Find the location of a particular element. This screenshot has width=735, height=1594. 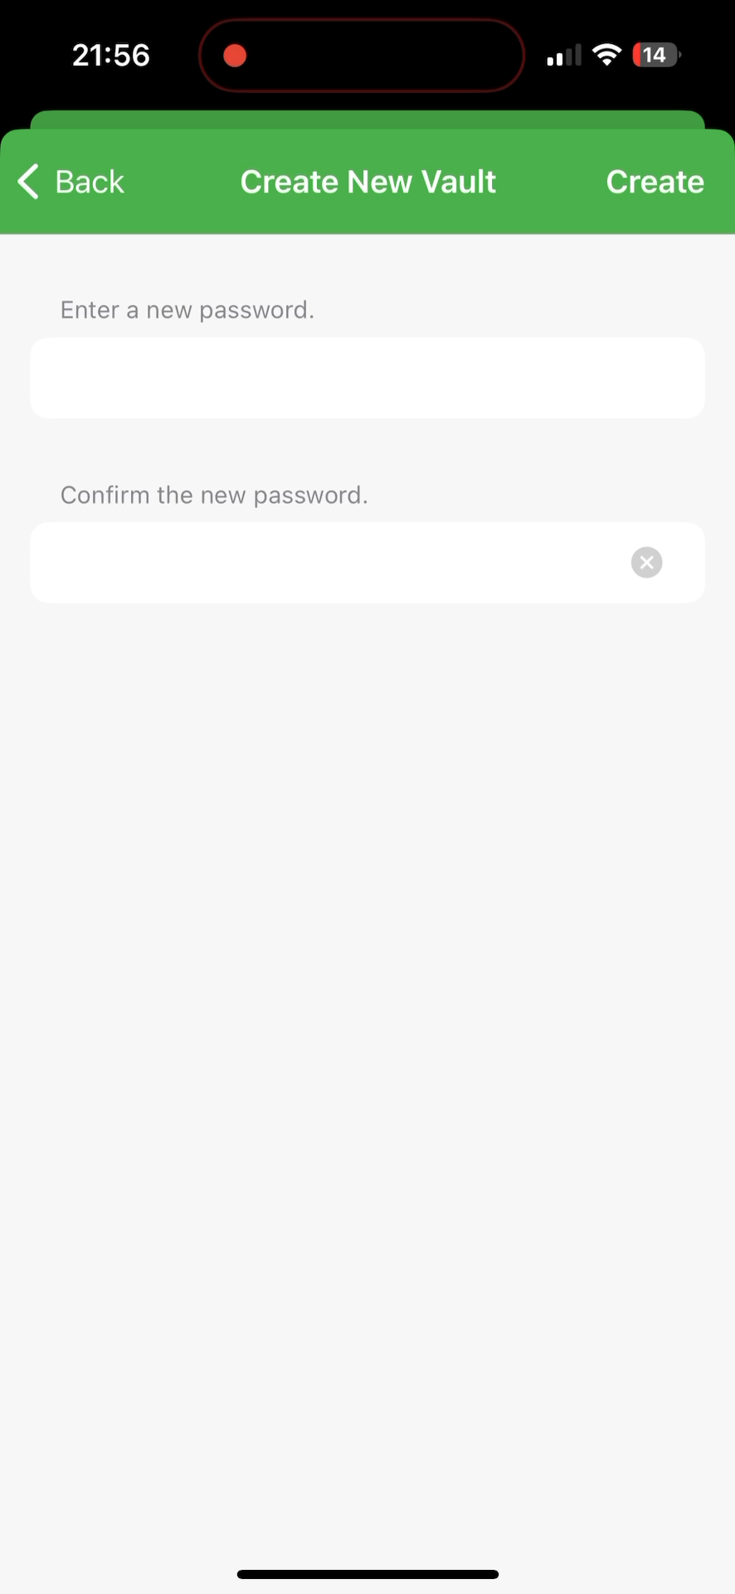

Back is located at coordinates (72, 187).